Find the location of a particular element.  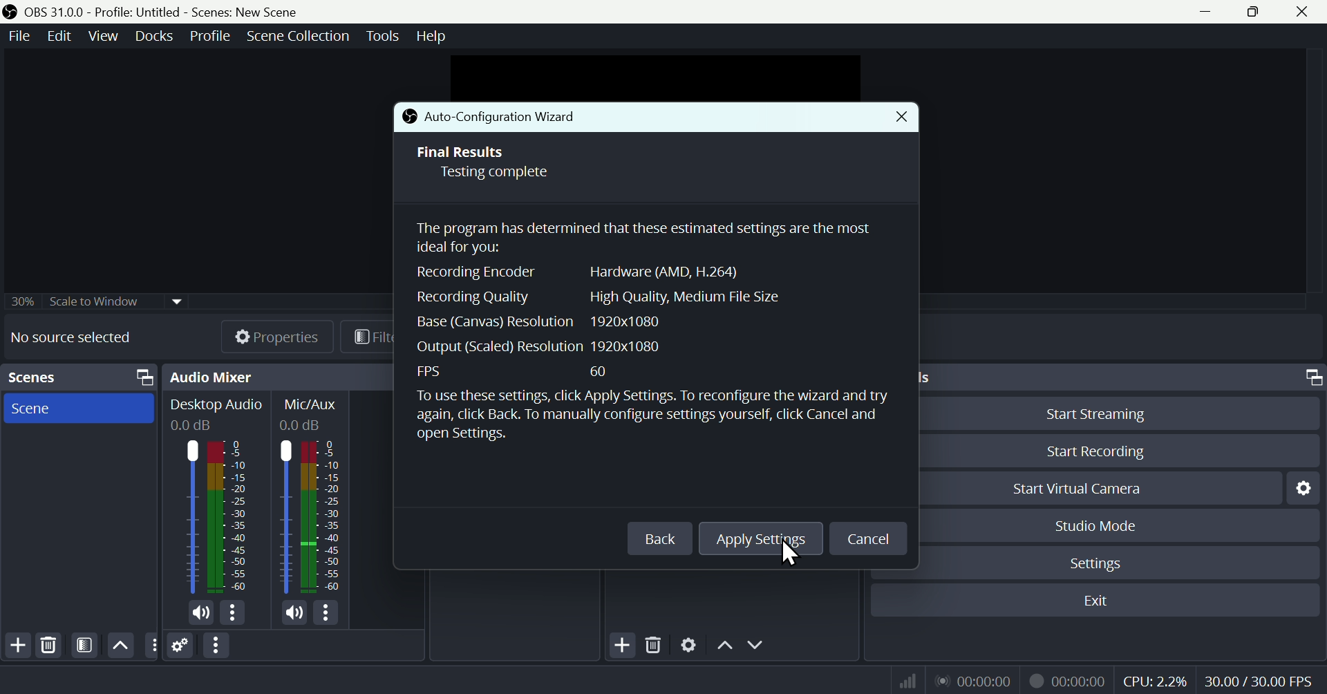

Settings is located at coordinates (1301, 488).